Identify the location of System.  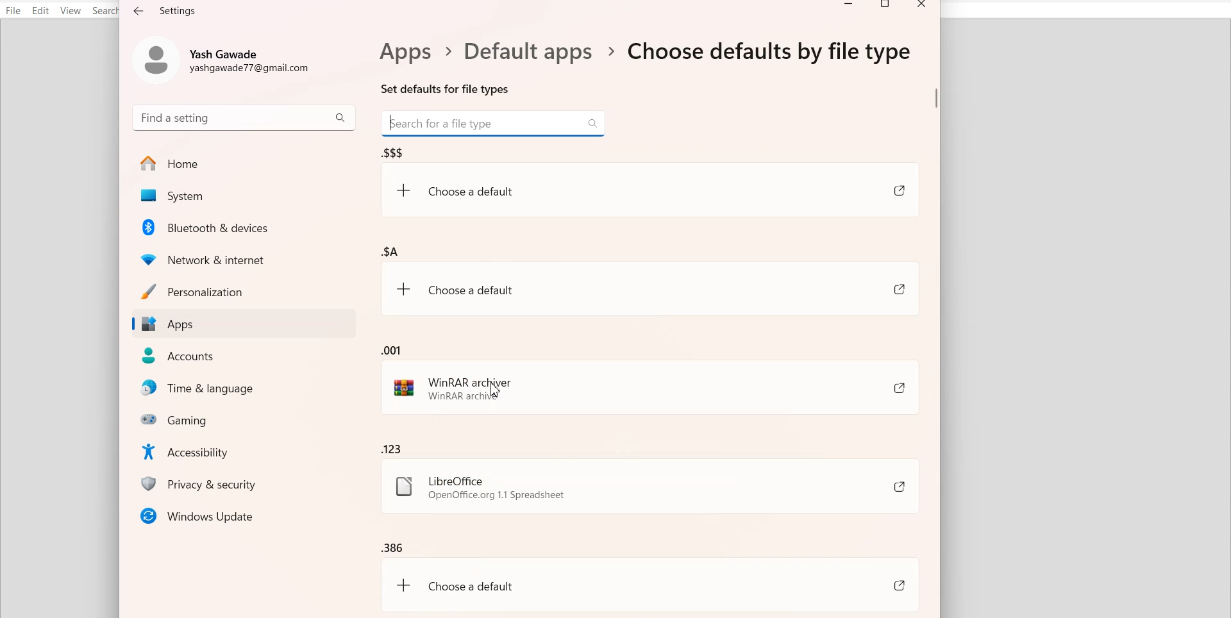
(243, 196).